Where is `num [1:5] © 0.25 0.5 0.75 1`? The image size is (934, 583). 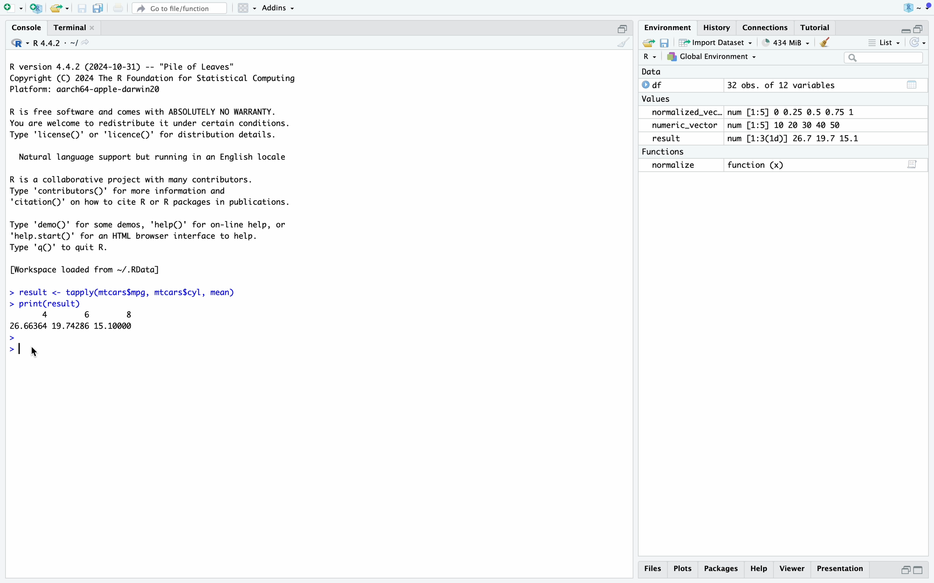 num [1:5] © 0.25 0.5 0.75 1 is located at coordinates (795, 112).